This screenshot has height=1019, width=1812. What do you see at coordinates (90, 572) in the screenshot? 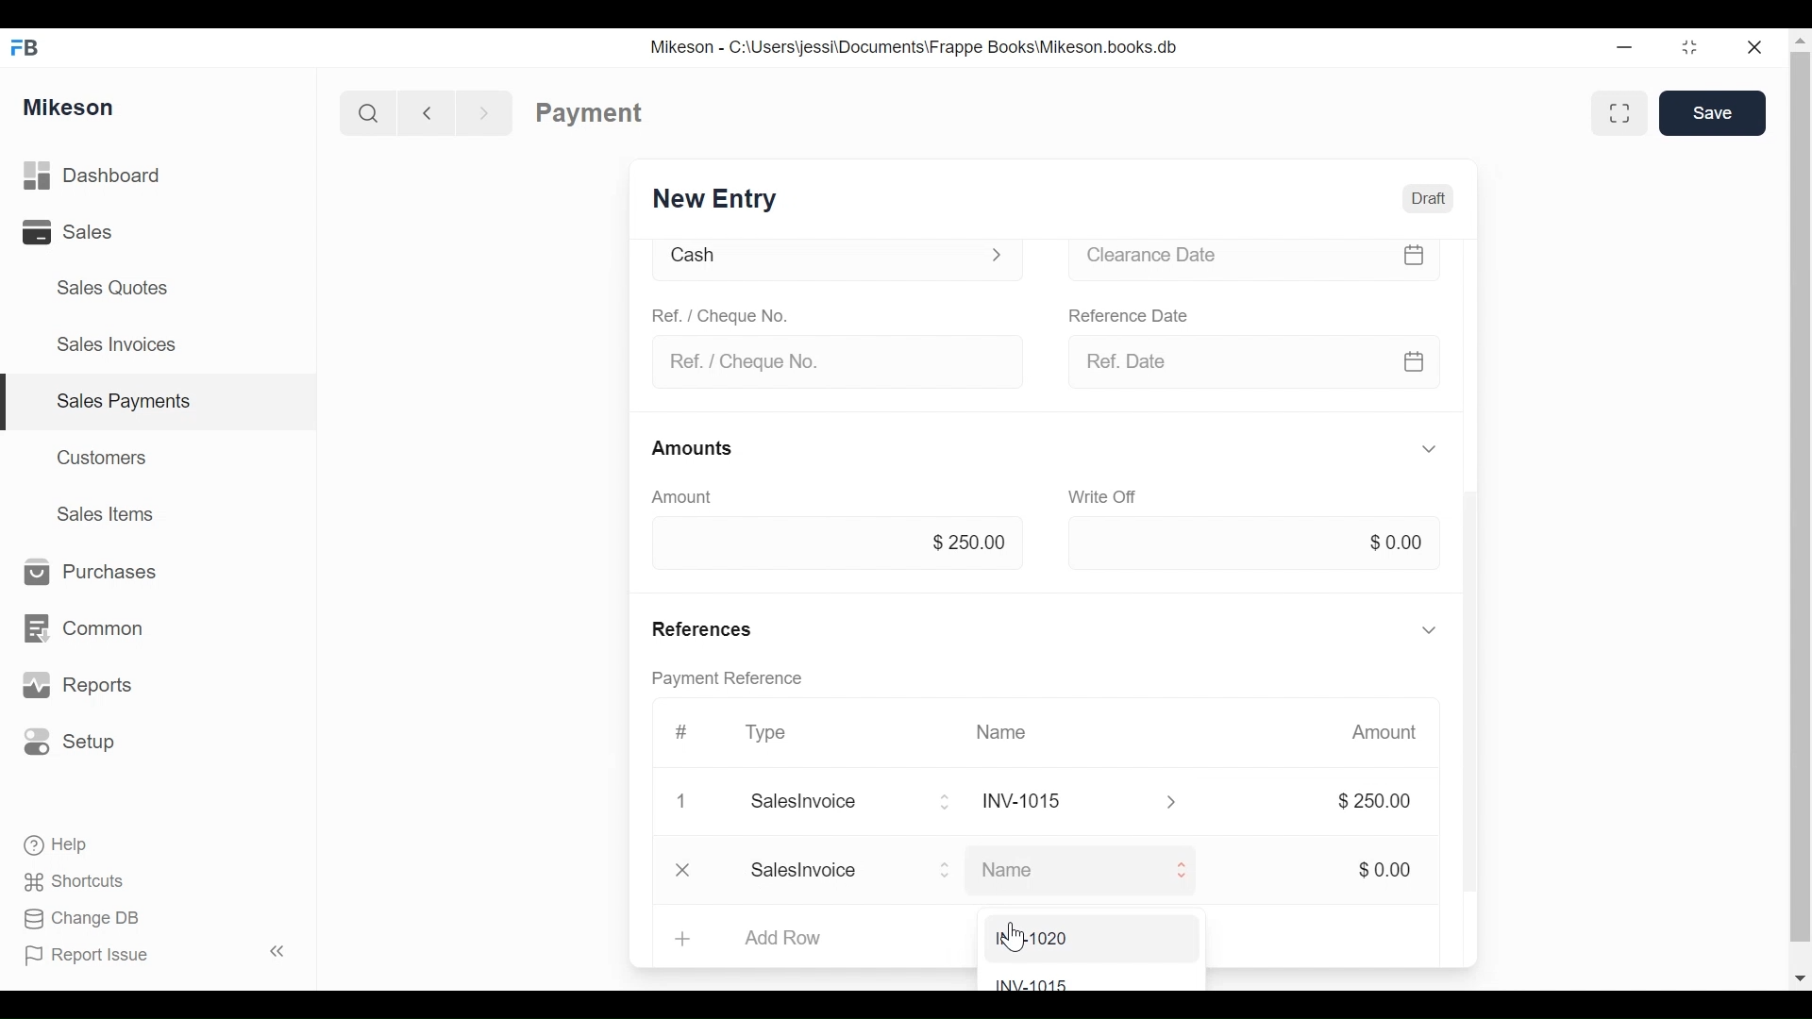
I see `Purchases` at bounding box center [90, 572].